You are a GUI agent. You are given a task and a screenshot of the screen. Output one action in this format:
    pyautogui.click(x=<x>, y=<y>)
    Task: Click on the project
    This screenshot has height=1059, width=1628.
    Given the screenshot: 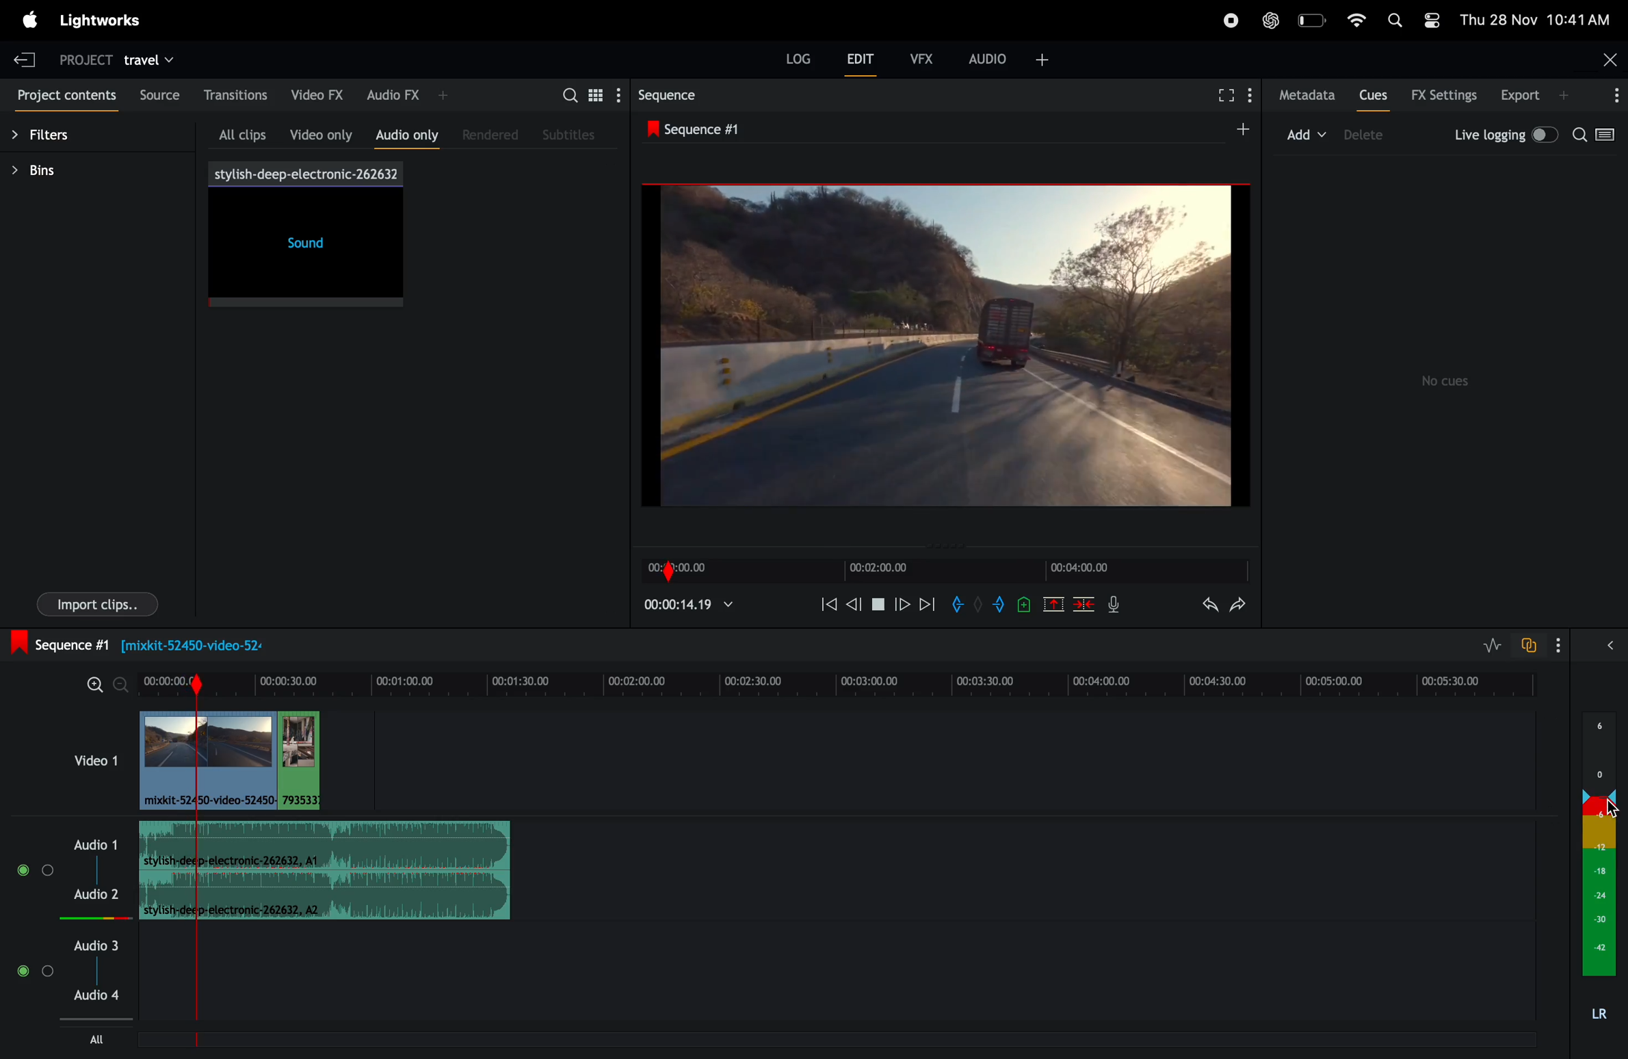 What is the action you would take?
    pyautogui.click(x=85, y=60)
    